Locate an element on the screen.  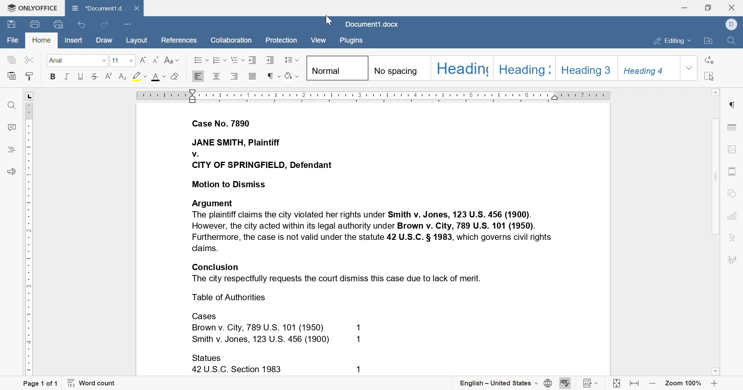
bullets is located at coordinates (199, 60).